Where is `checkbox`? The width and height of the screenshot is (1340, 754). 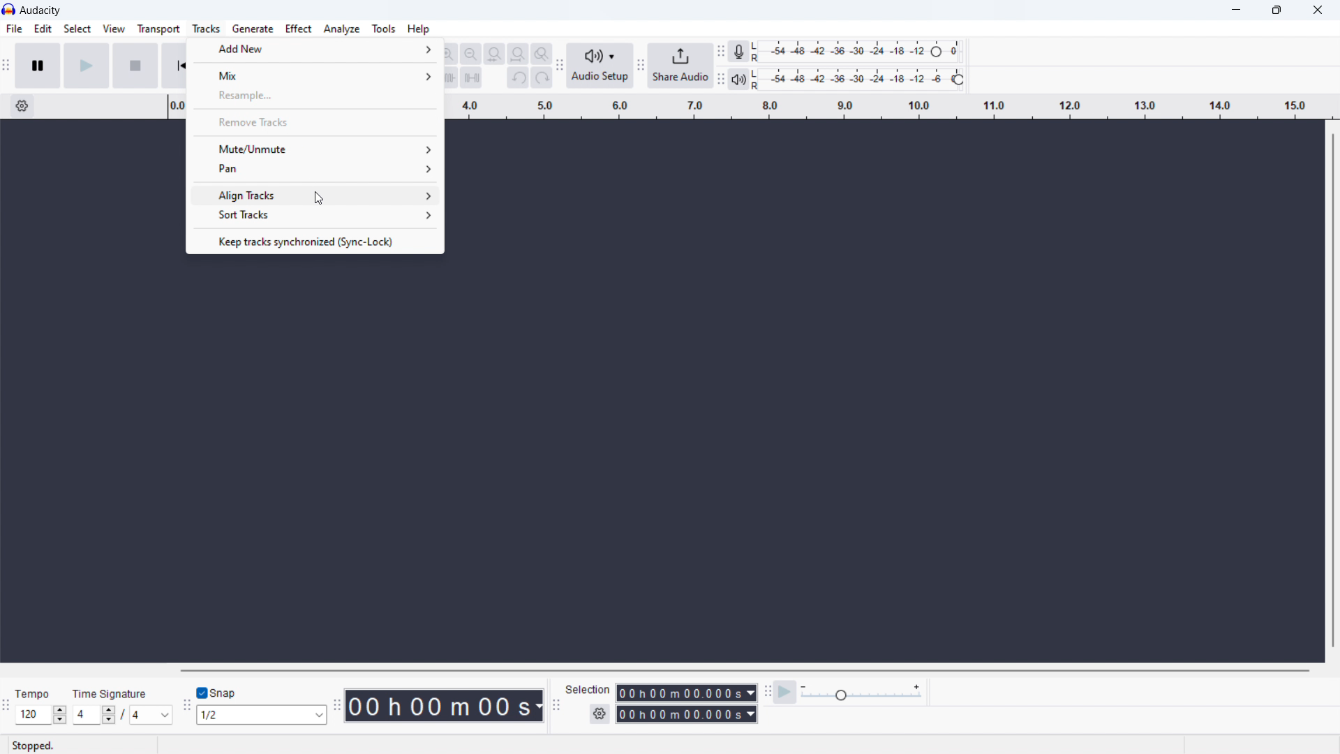 checkbox is located at coordinates (203, 692).